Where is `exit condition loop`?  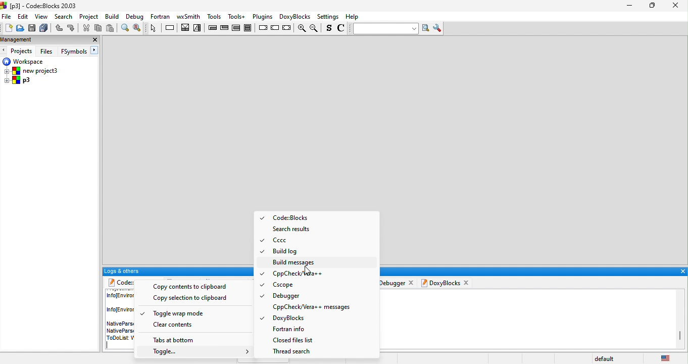 exit condition loop is located at coordinates (225, 28).